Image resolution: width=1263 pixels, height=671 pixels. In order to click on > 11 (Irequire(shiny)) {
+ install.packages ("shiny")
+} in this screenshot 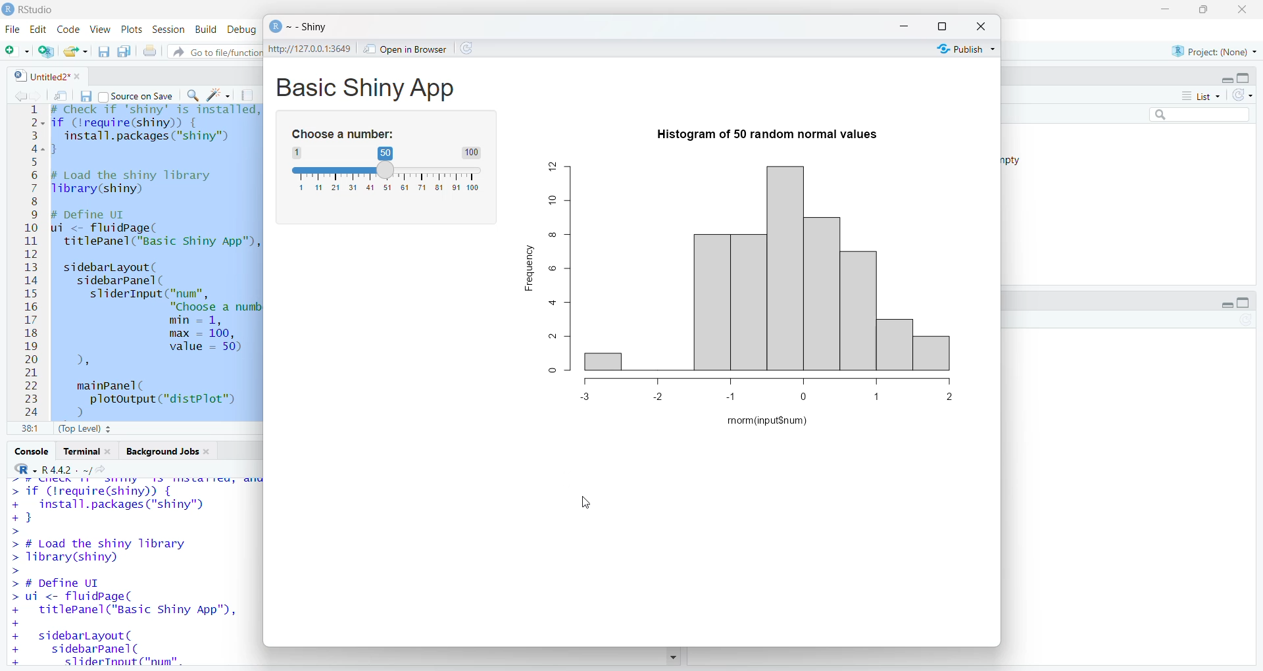, I will do `click(110, 504)`.